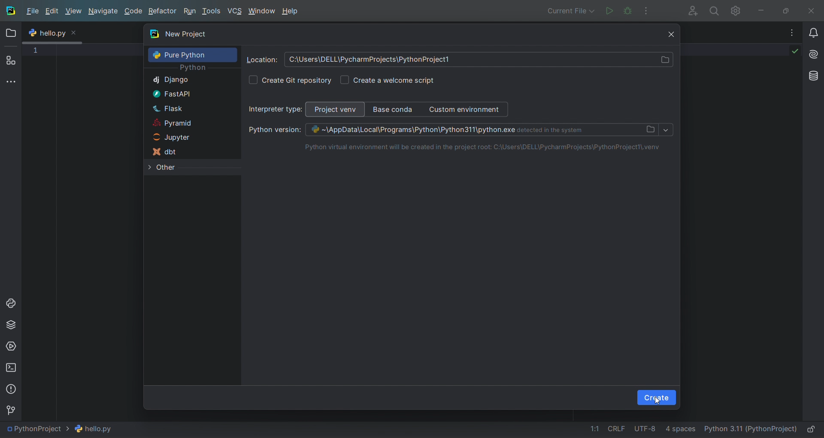  What do you see at coordinates (467, 109) in the screenshot?
I see `custom environment` at bounding box center [467, 109].